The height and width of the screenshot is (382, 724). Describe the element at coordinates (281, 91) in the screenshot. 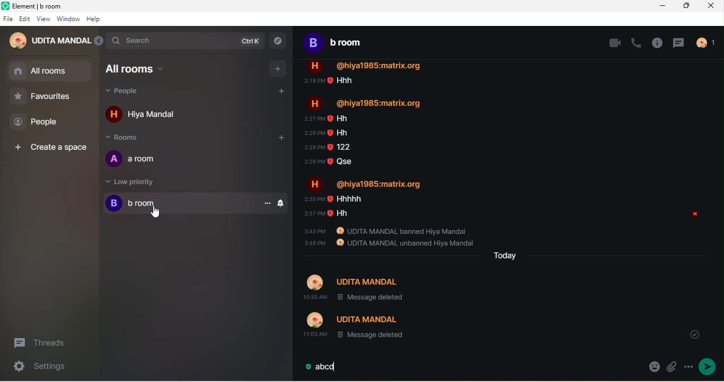

I see `add people` at that location.